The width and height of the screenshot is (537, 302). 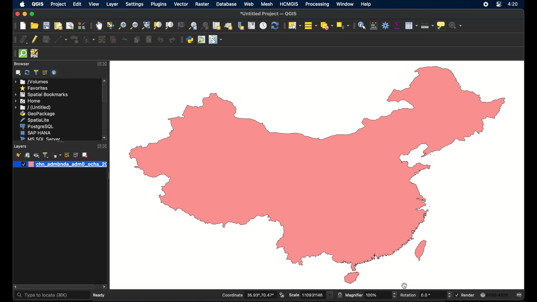 What do you see at coordinates (267, 4) in the screenshot?
I see `mesh` at bounding box center [267, 4].